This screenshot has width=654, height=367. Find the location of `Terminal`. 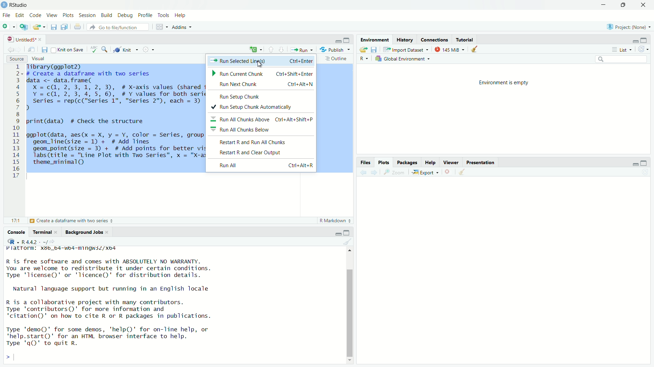

Terminal is located at coordinates (45, 232).